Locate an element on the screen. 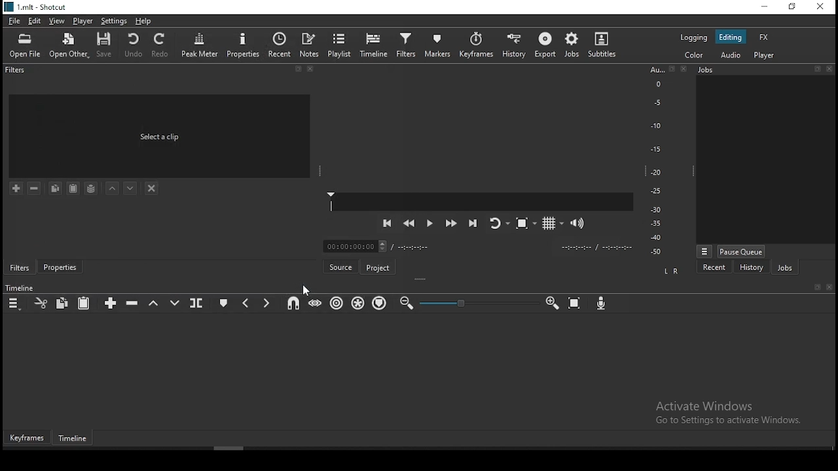 This screenshot has height=471, width=838. previous marker is located at coordinates (247, 301).